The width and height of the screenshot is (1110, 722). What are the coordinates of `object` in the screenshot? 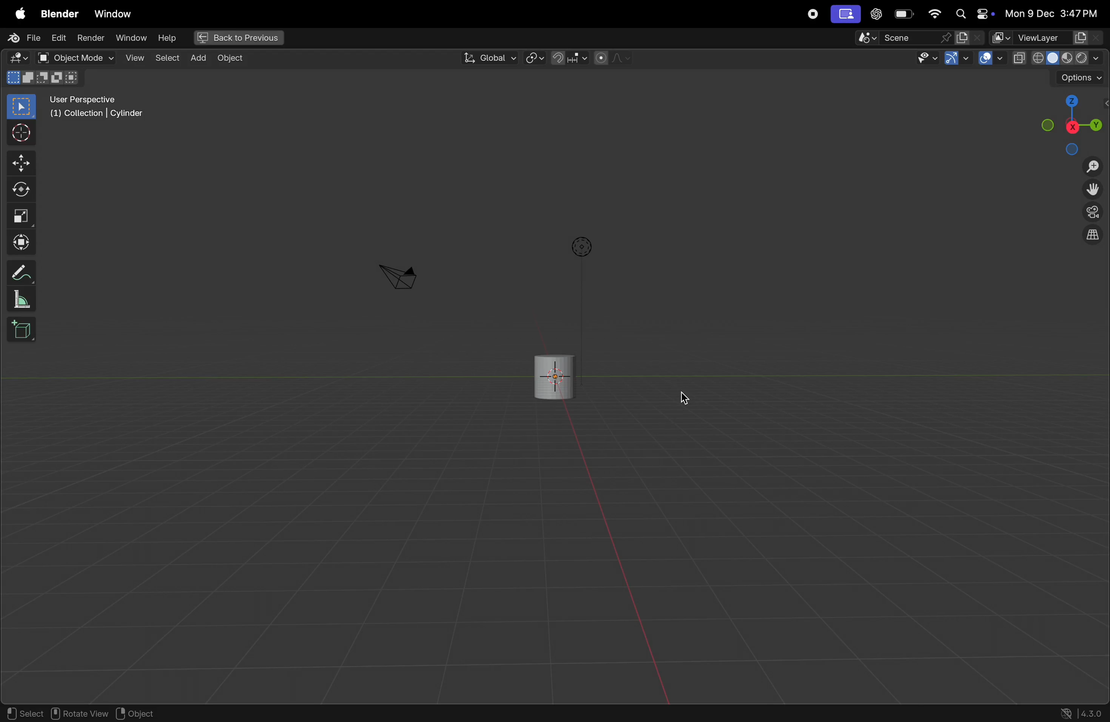 It's located at (144, 713).